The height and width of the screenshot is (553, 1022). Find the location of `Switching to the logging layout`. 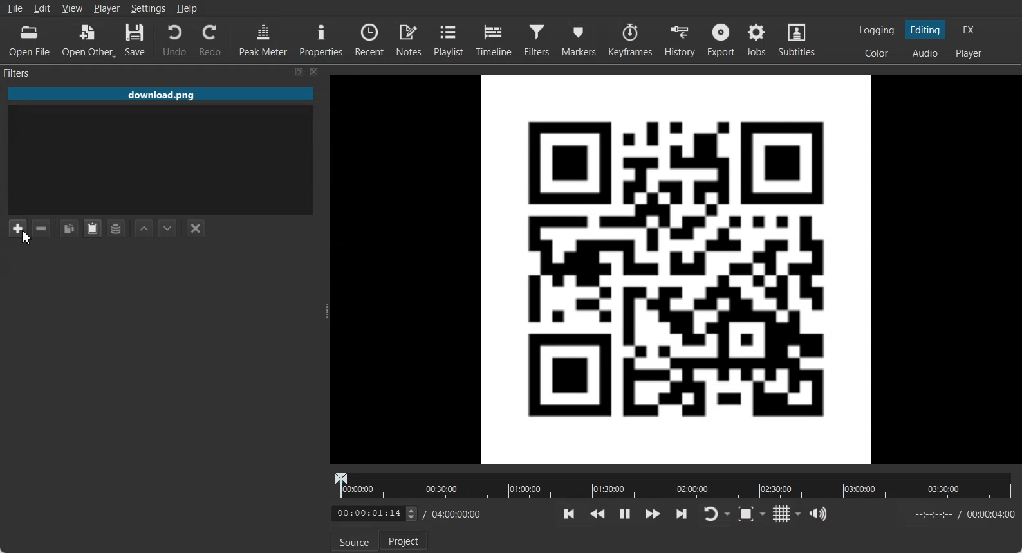

Switching to the logging layout is located at coordinates (877, 30).